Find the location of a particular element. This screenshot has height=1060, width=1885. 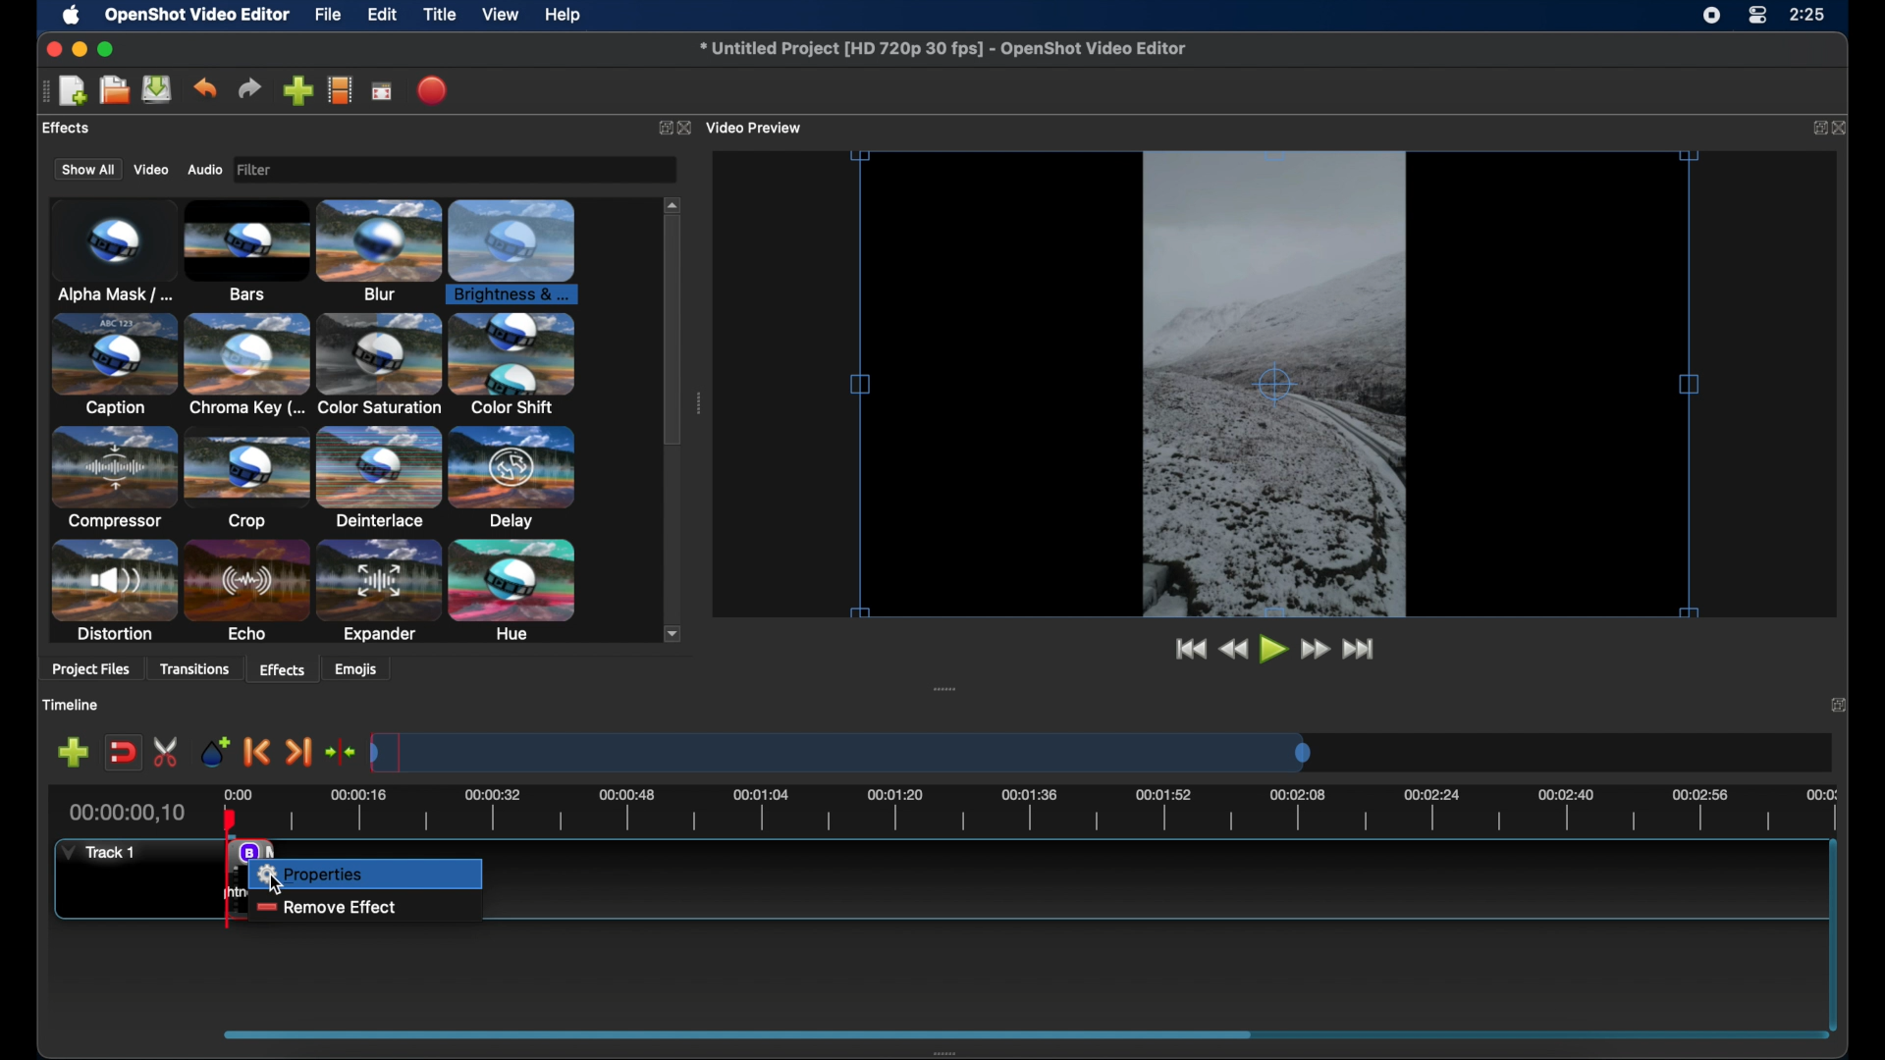

timeline scale is located at coordinates (1061, 811).